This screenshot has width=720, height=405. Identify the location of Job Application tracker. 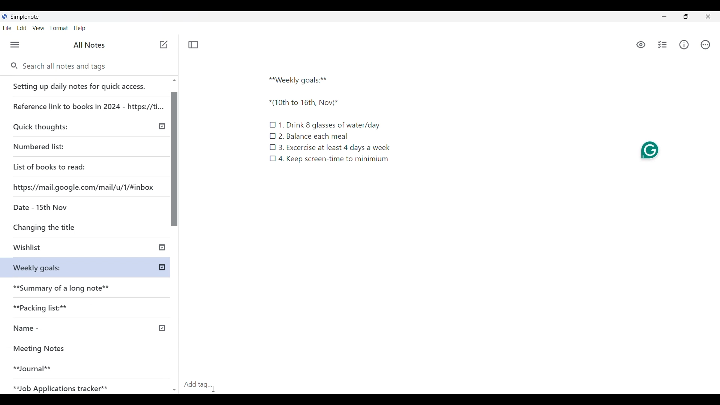
(64, 387).